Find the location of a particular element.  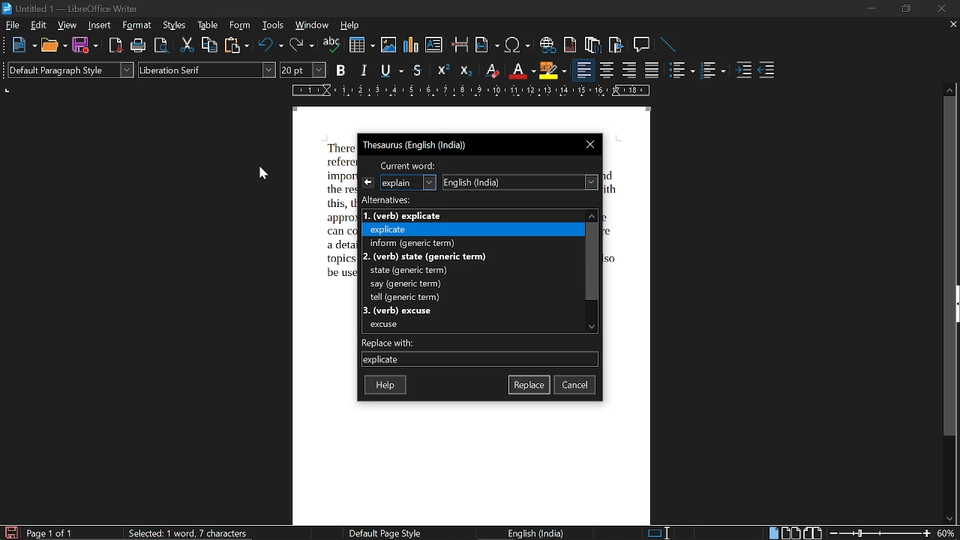

Thesaurus (English (India)) is located at coordinates (414, 145).